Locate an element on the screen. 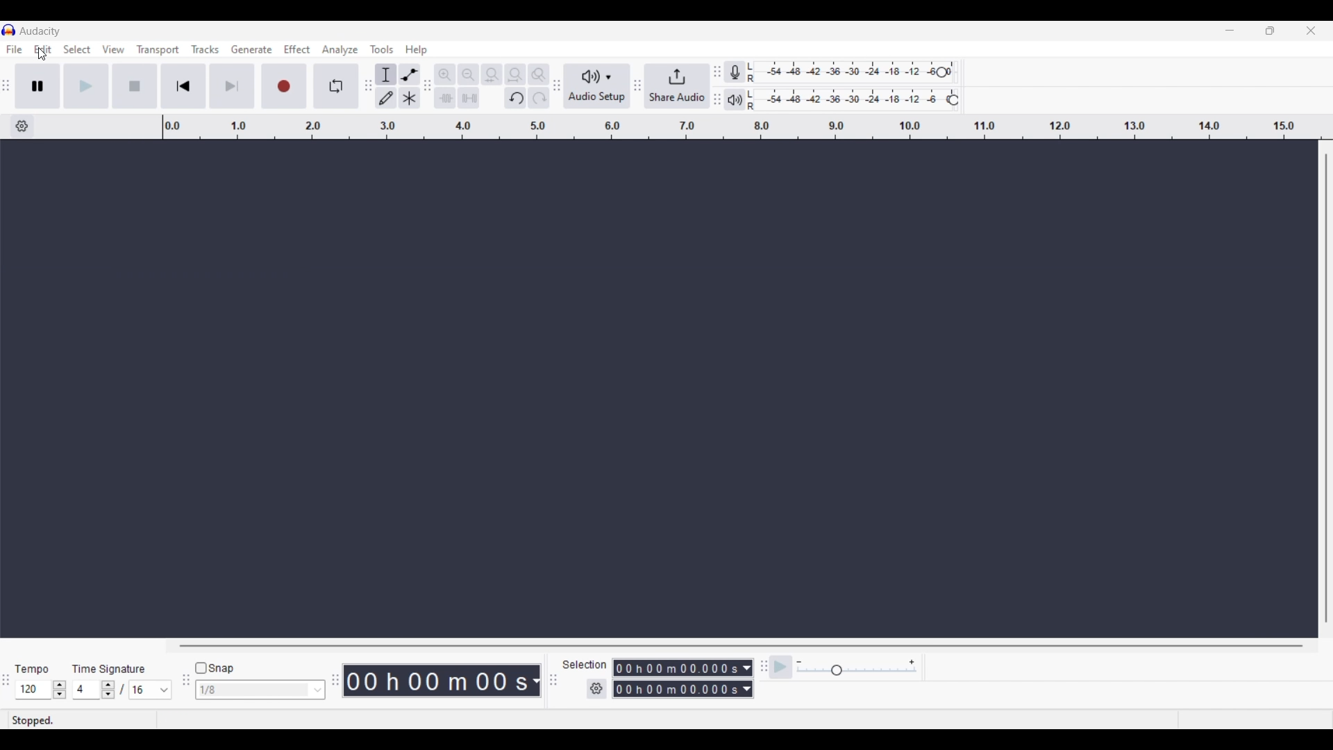 This screenshot has height=750, width=1333. Stop is located at coordinates (135, 86).